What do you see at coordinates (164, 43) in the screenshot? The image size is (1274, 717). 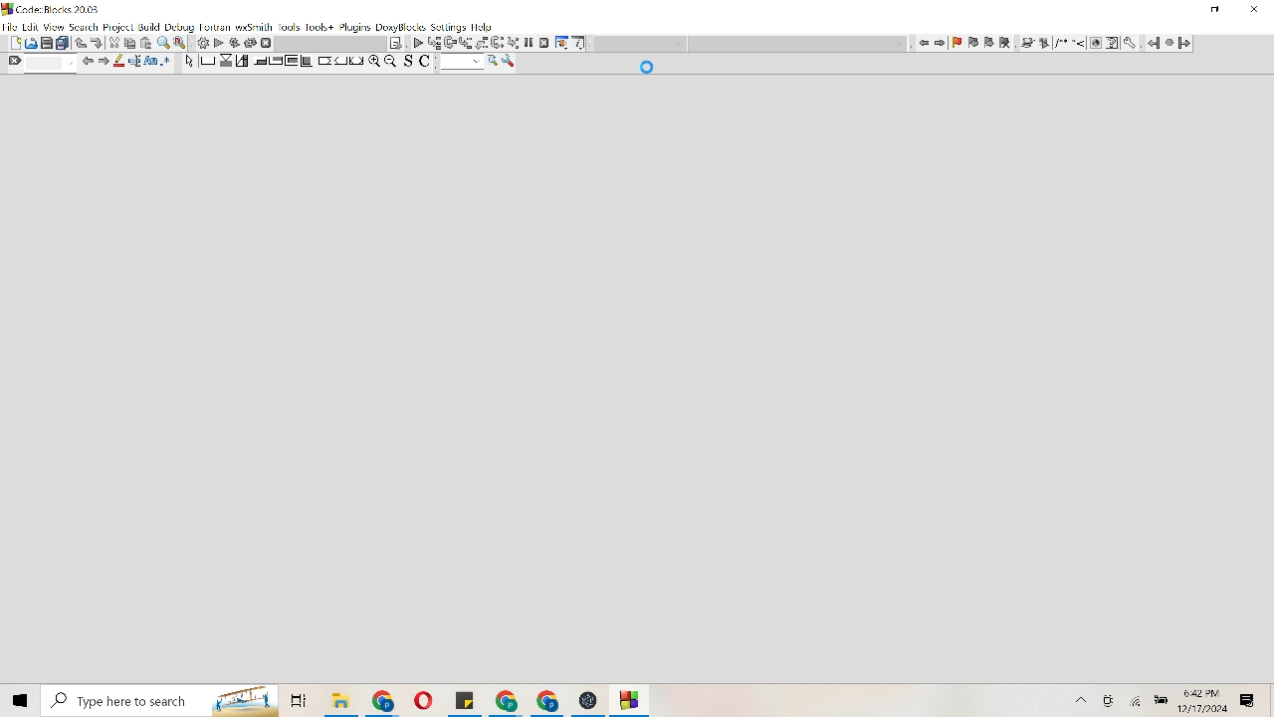 I see `Find` at bounding box center [164, 43].